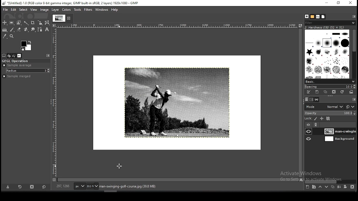 Image resolution: width=358 pixels, height=201 pixels. I want to click on fuzzy selection tool, so click(26, 23).